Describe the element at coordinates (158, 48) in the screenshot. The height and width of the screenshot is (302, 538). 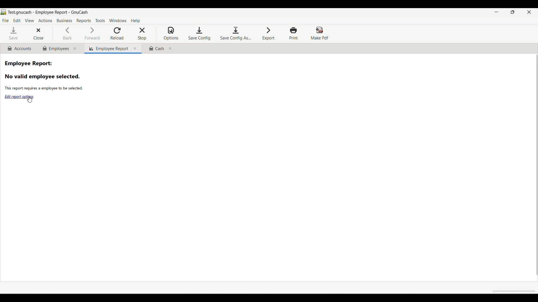
I see `Cash tab` at that location.